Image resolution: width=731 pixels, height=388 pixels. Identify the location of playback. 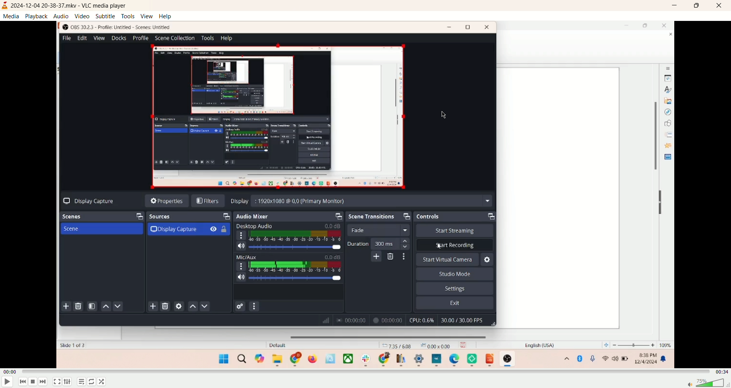
(37, 16).